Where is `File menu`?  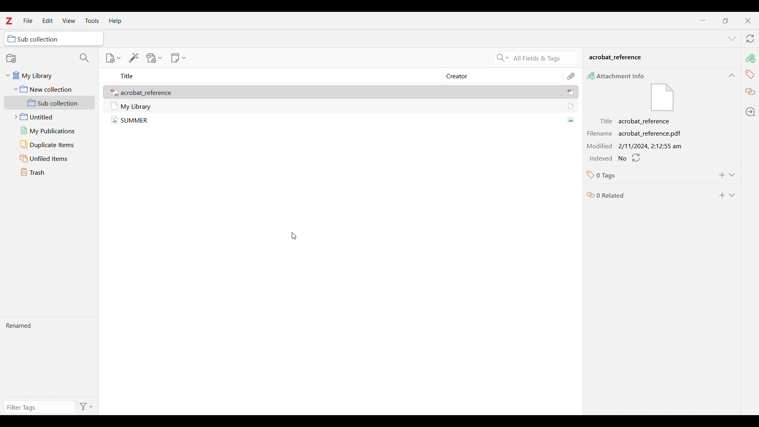 File menu is located at coordinates (28, 20).